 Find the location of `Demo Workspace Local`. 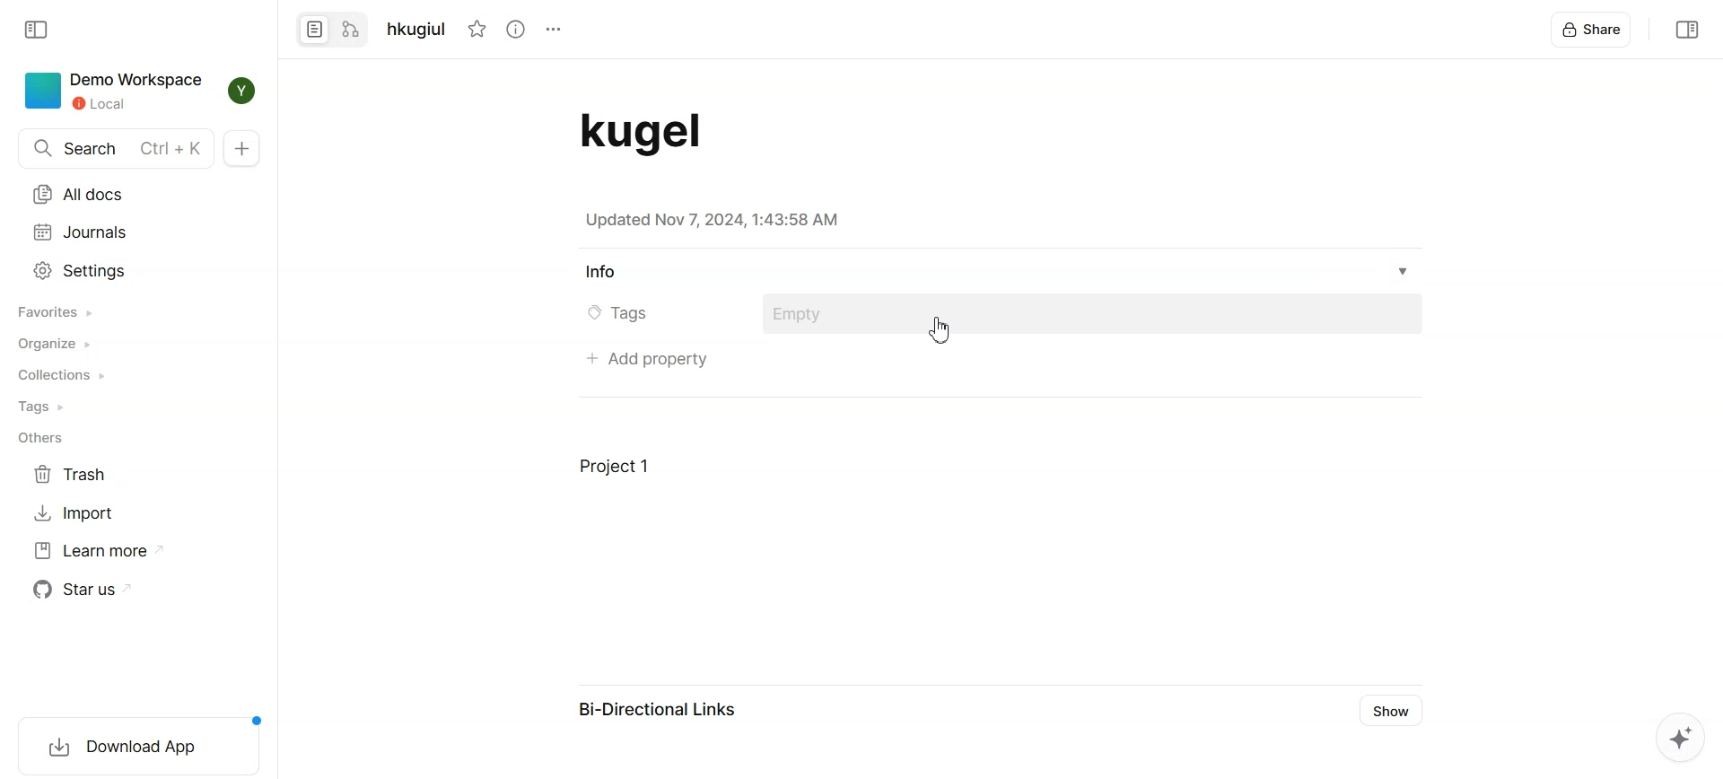

Demo Workspace Local is located at coordinates (137, 90).